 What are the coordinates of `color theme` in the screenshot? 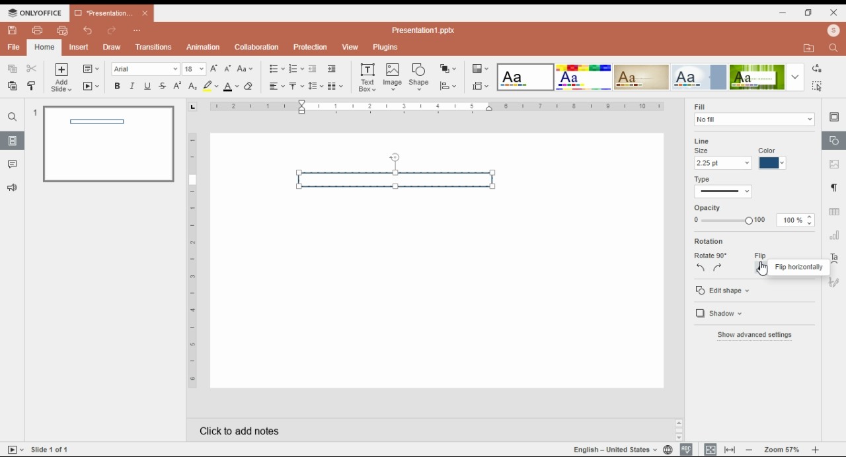 It's located at (525, 77).